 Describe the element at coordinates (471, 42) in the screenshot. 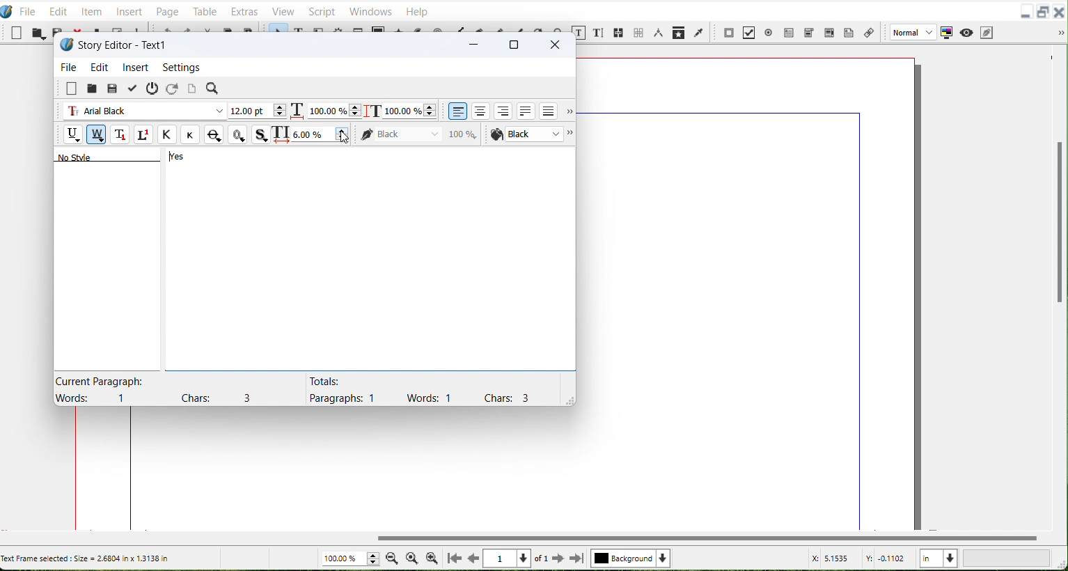

I see `Minimize` at that location.